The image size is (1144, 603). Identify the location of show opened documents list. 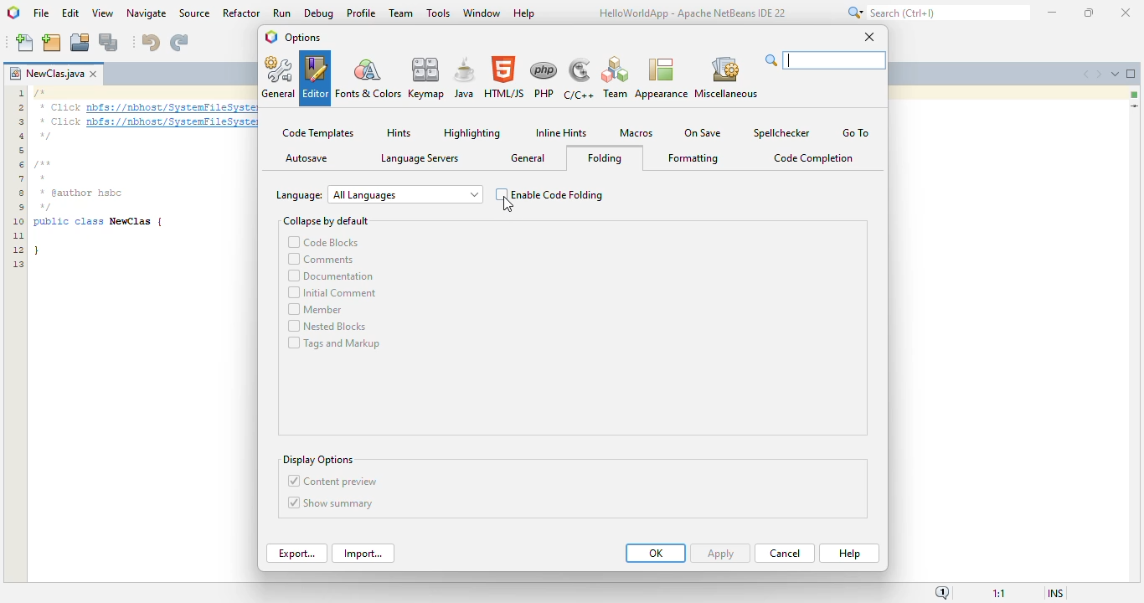
(1114, 73).